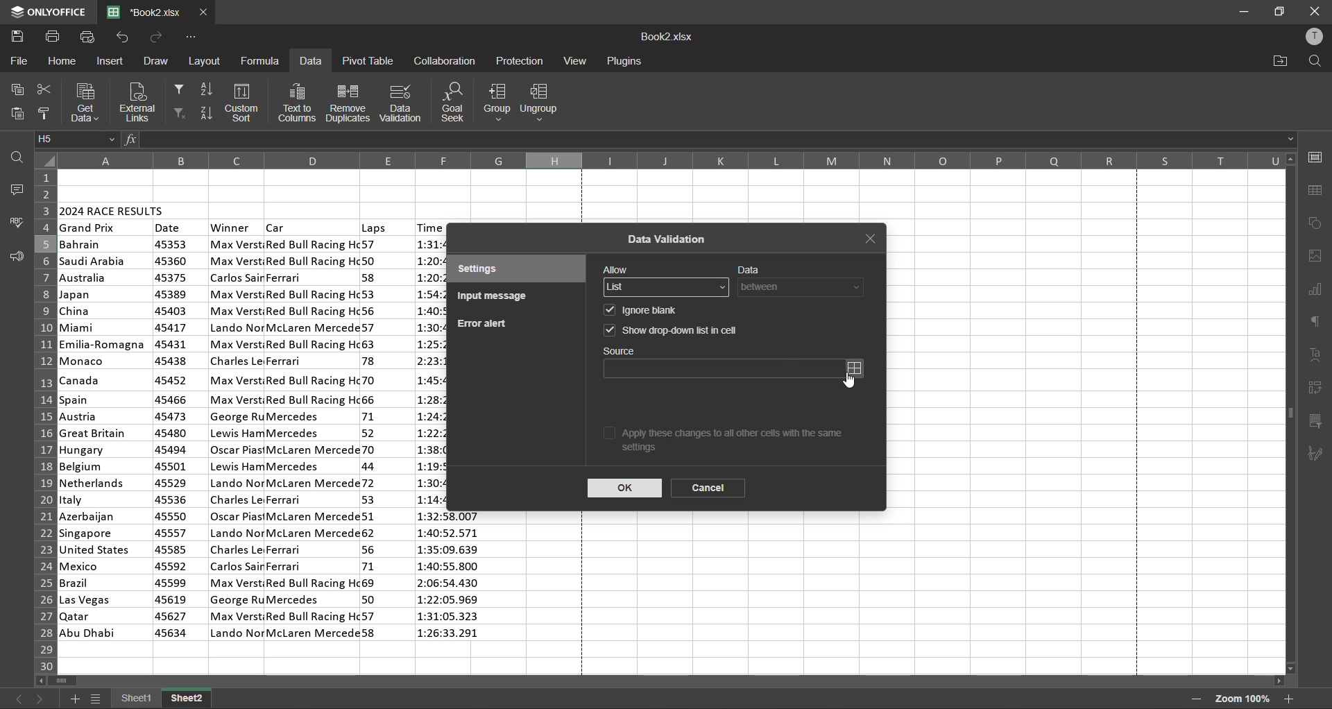  I want to click on slicer, so click(1317, 422).